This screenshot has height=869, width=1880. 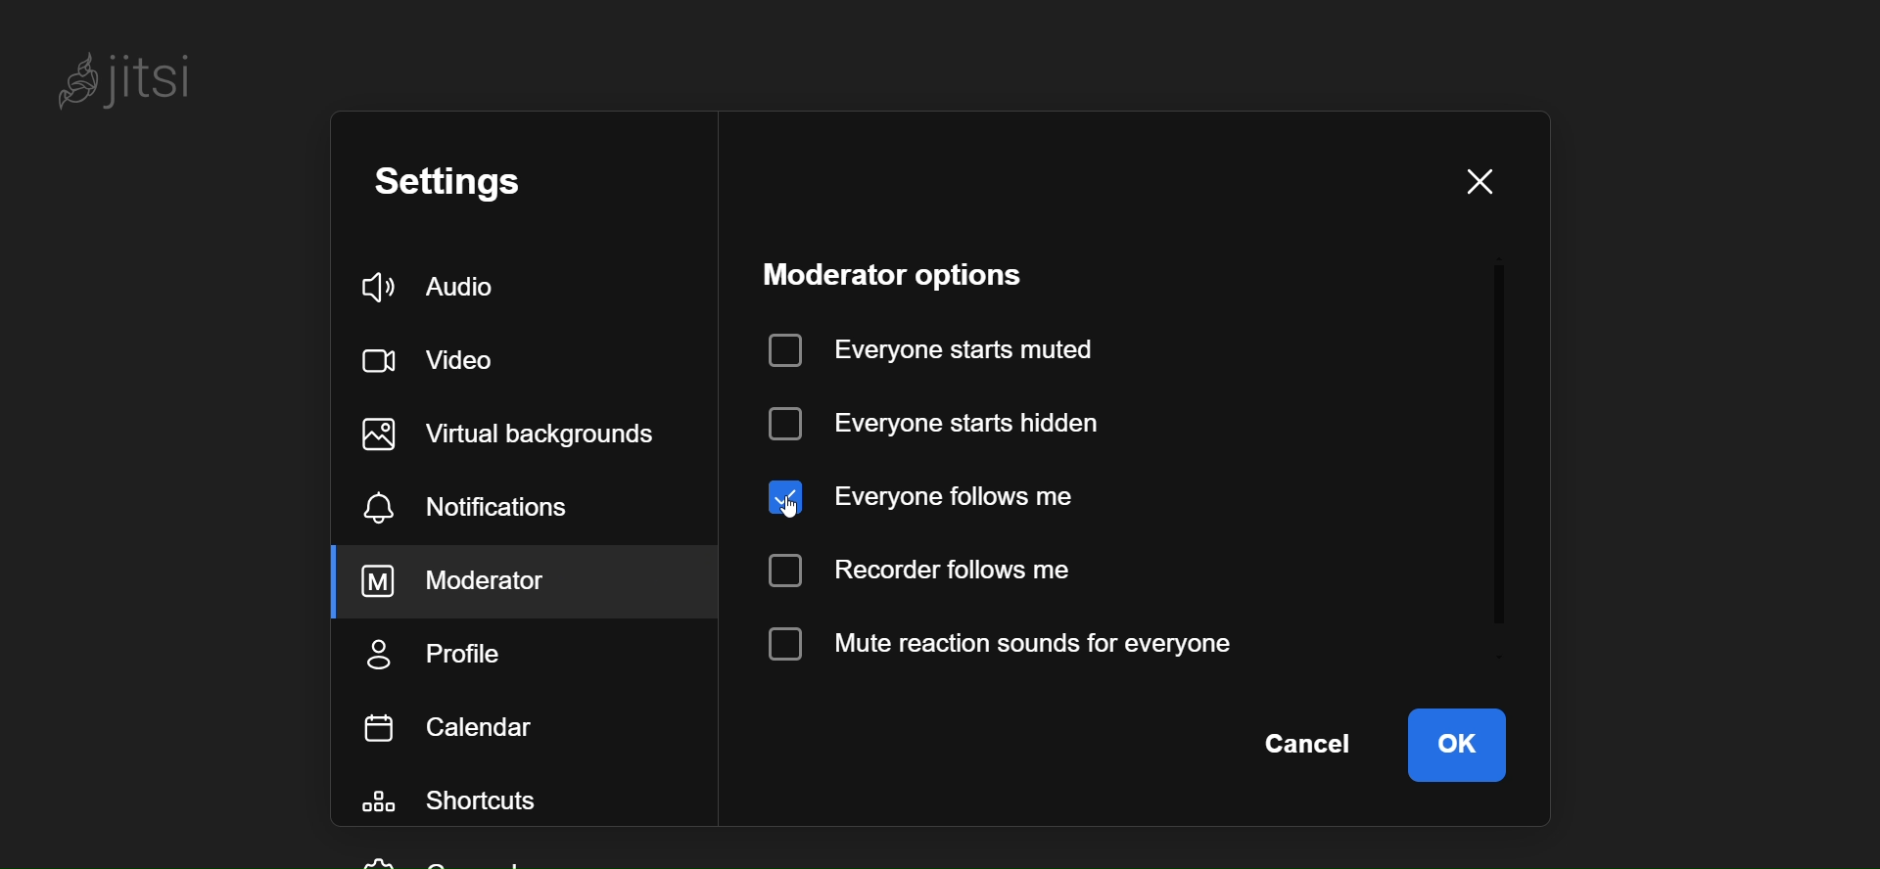 I want to click on setting, so click(x=472, y=183).